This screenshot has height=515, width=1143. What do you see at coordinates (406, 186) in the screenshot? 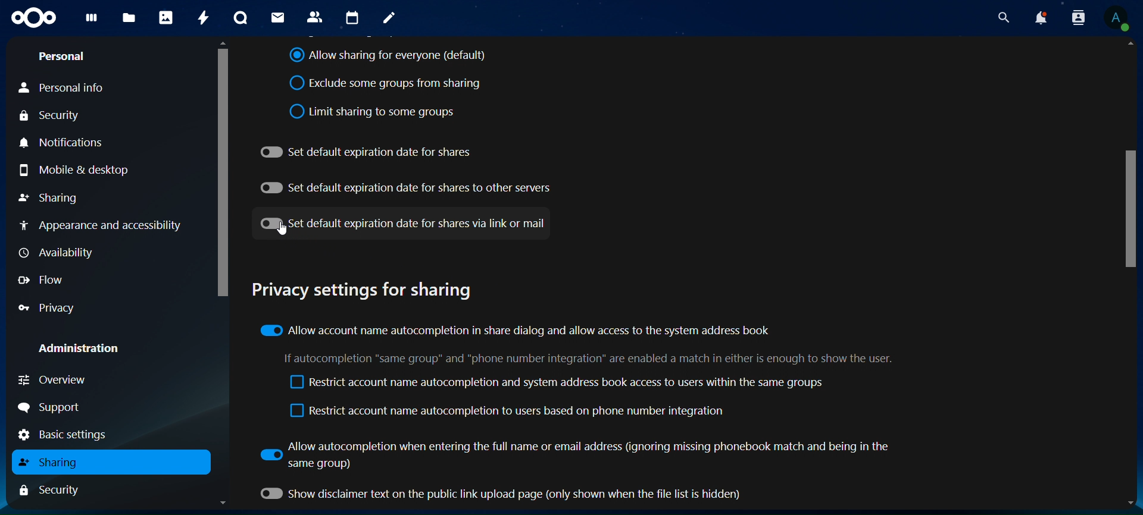
I see `set default expiration date for shares to other servers` at bounding box center [406, 186].